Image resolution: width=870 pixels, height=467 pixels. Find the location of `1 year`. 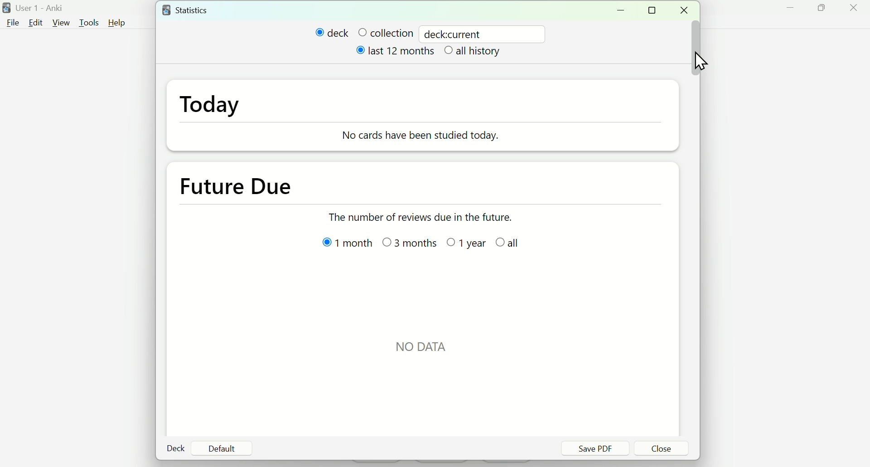

1 year is located at coordinates (468, 243).